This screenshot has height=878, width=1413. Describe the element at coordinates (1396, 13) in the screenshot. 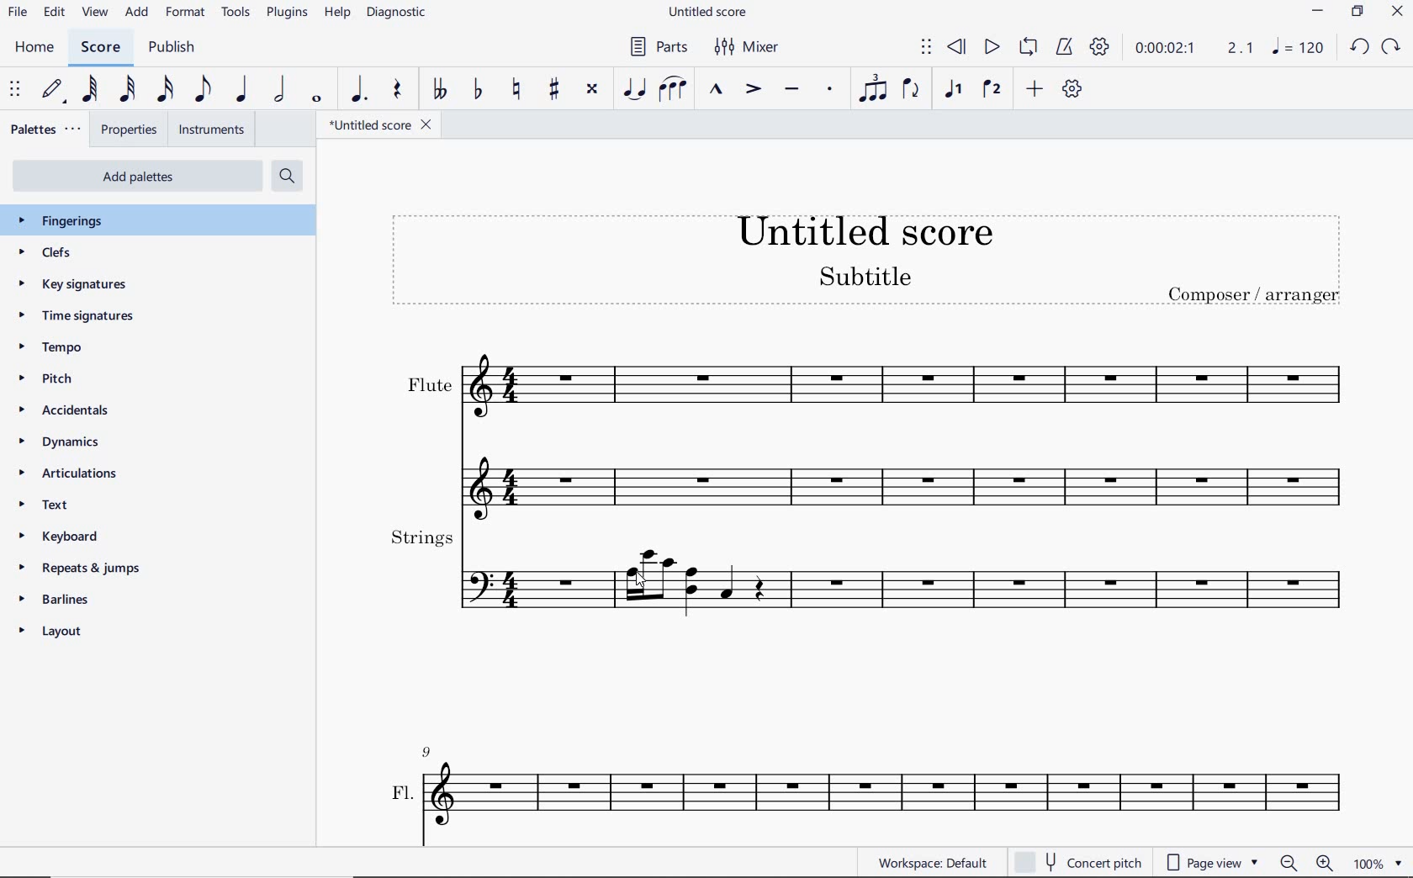

I see `CLOSE` at that location.